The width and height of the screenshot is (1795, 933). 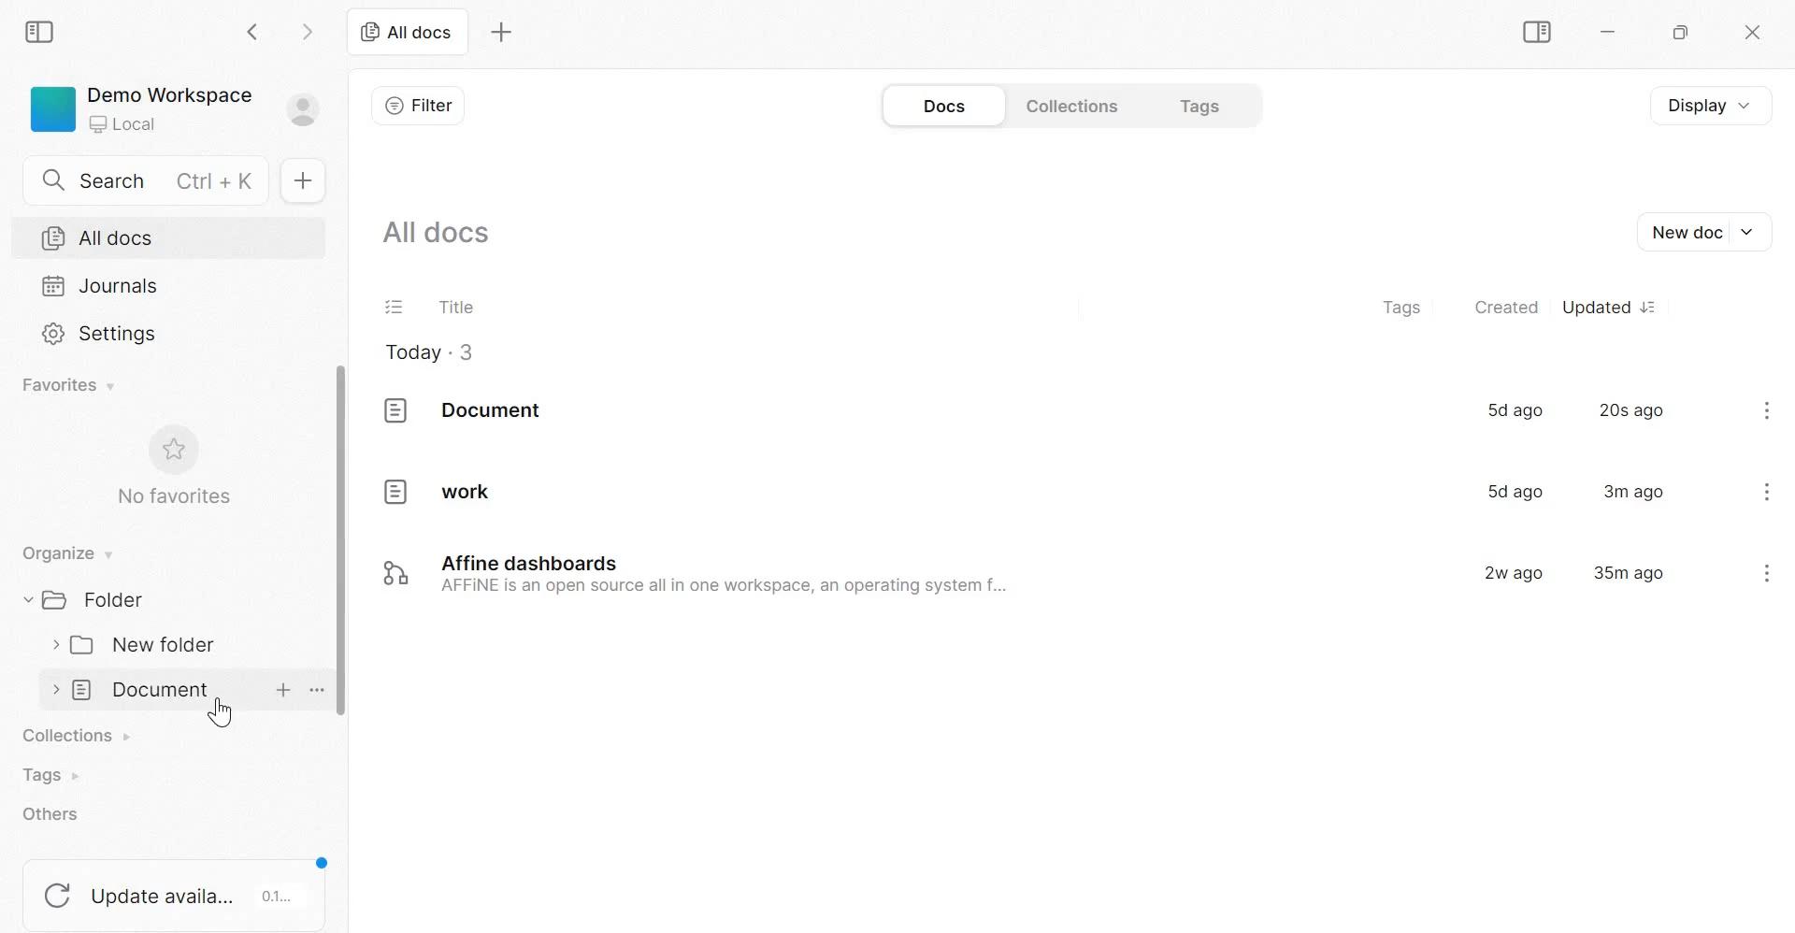 What do you see at coordinates (941, 104) in the screenshot?
I see `Docs` at bounding box center [941, 104].